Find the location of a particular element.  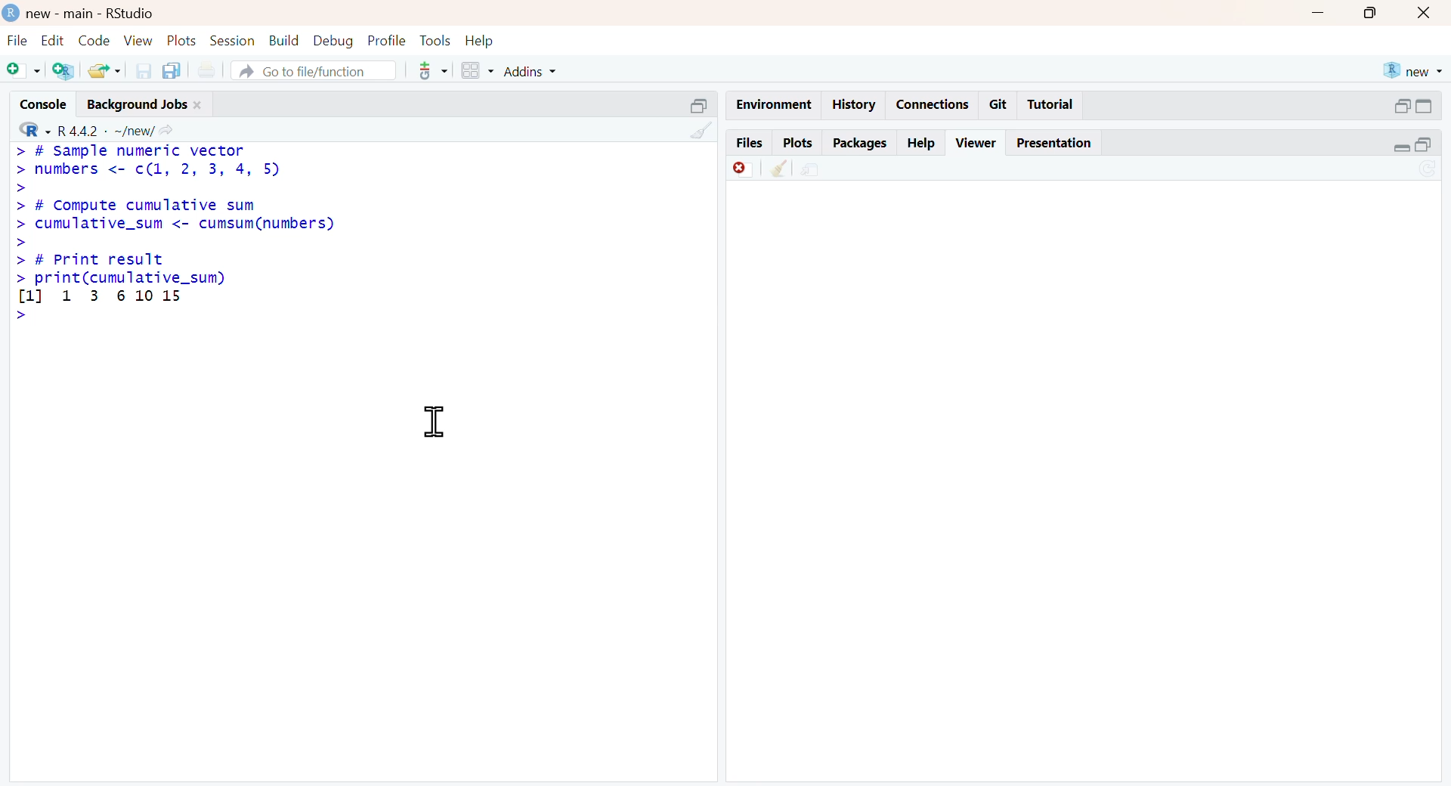

Environment is located at coordinates (774, 105).